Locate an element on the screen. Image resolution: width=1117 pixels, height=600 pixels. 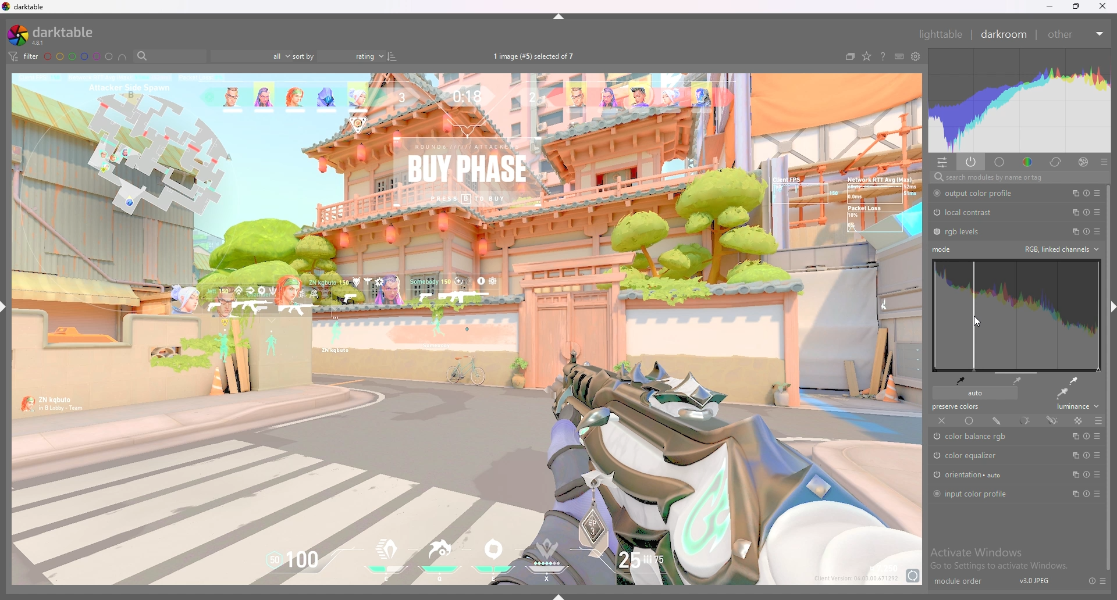
drawn mask is located at coordinates (997, 420).